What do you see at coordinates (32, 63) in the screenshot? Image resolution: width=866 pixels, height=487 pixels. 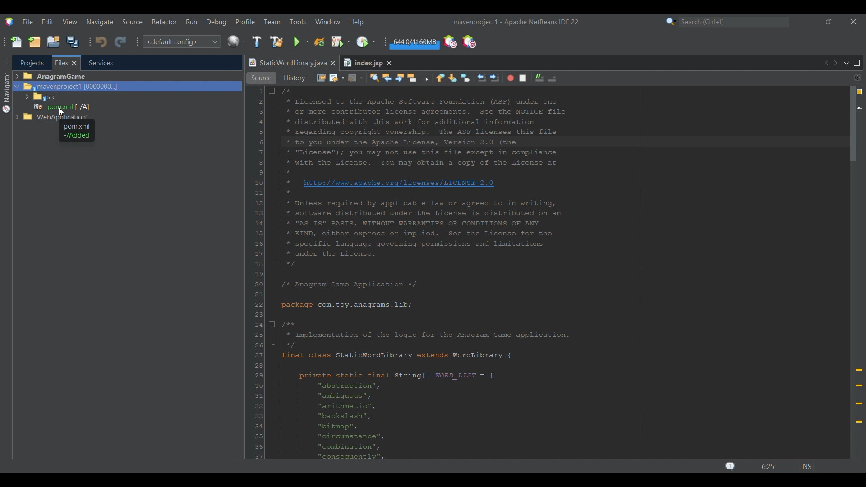 I see `Projects tab` at bounding box center [32, 63].